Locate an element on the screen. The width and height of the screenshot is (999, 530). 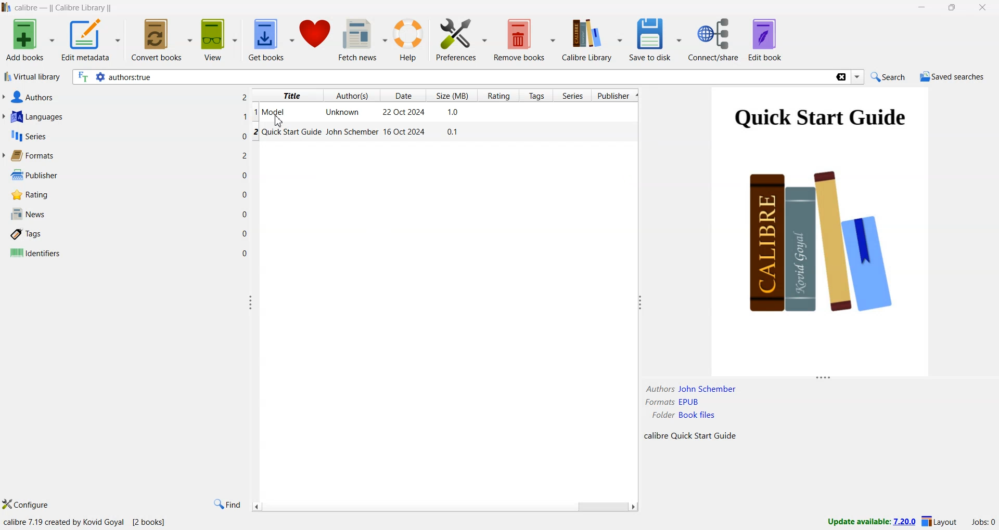
remove books is located at coordinates (526, 40).